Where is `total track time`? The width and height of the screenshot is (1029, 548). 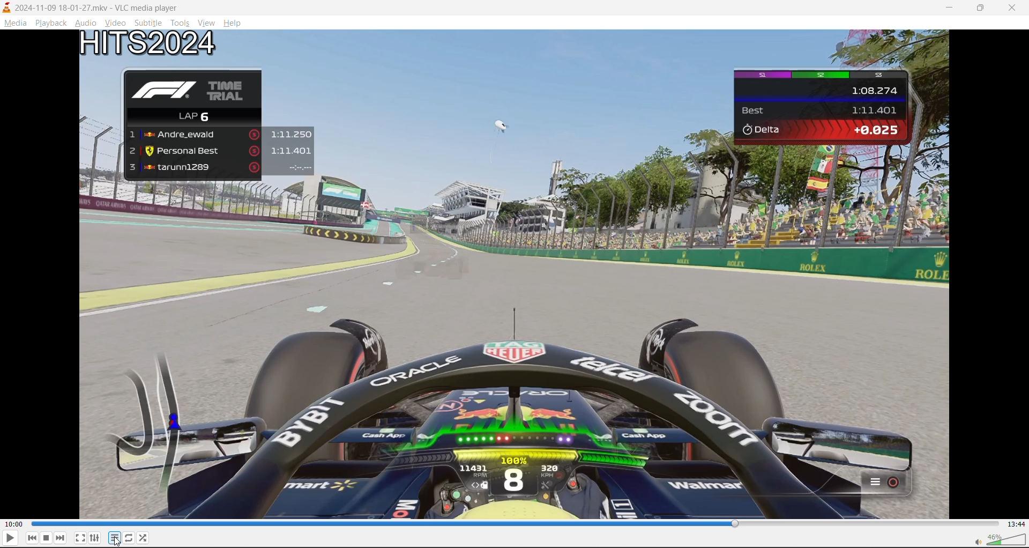
total track time is located at coordinates (1017, 524).